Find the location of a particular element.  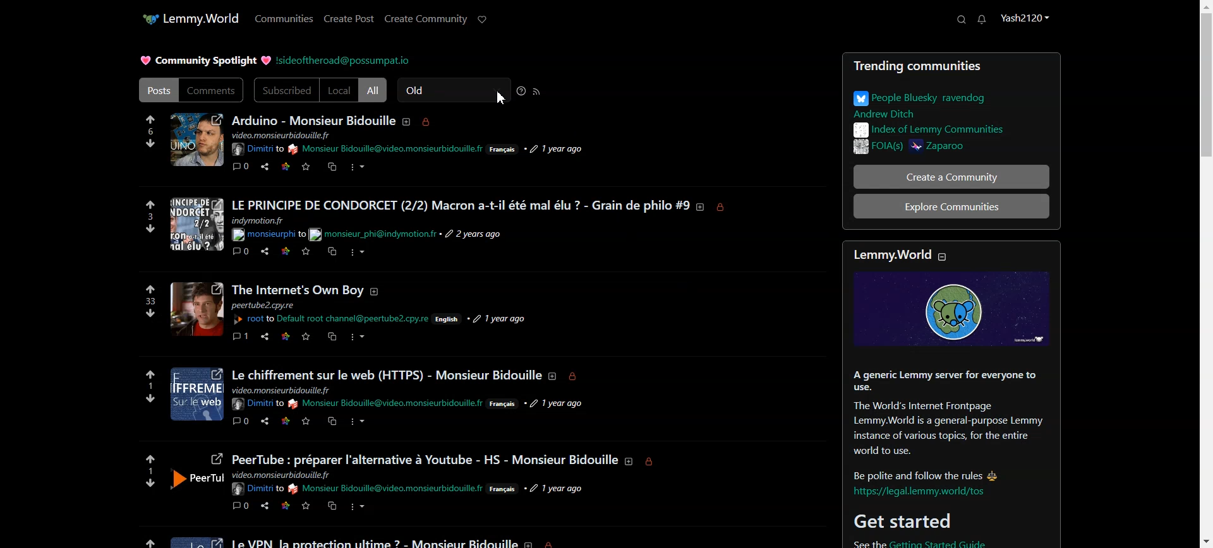

 is located at coordinates (504, 403).